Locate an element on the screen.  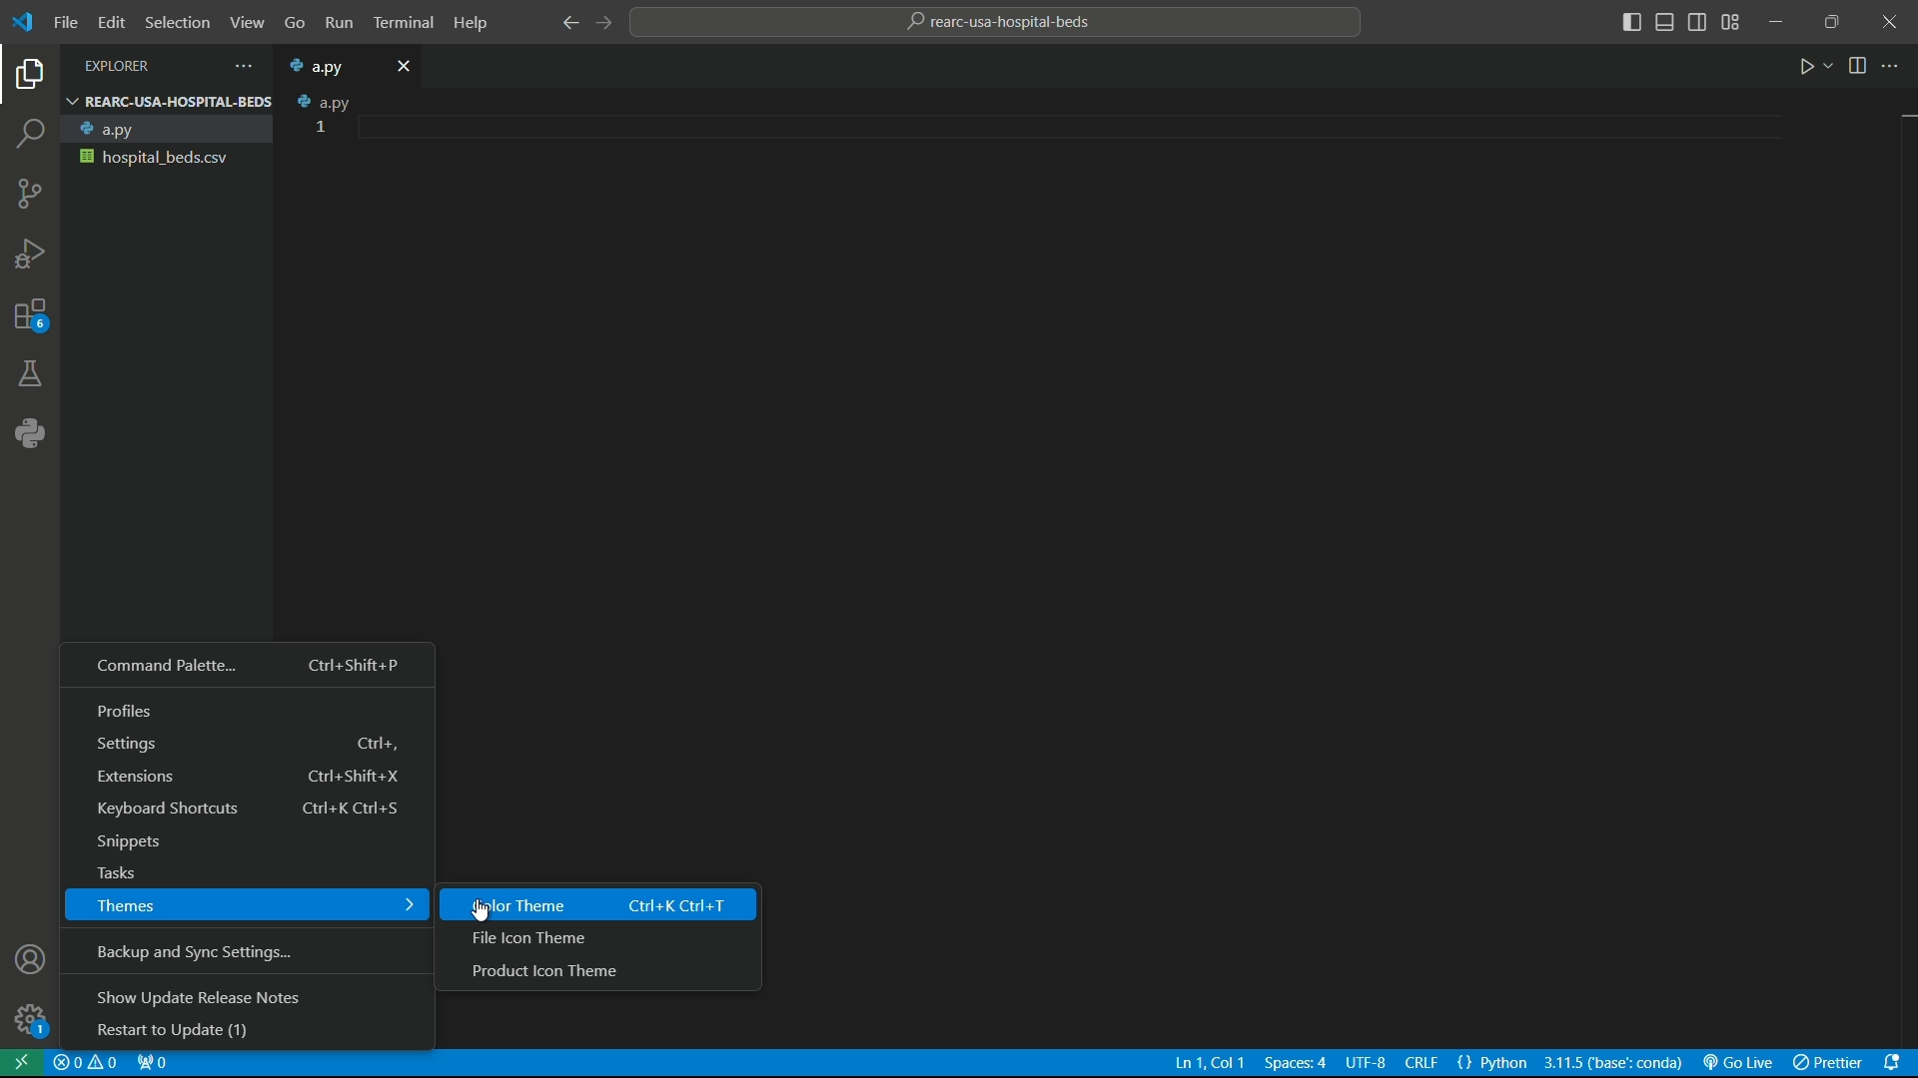
close app is located at coordinates (1890, 22).